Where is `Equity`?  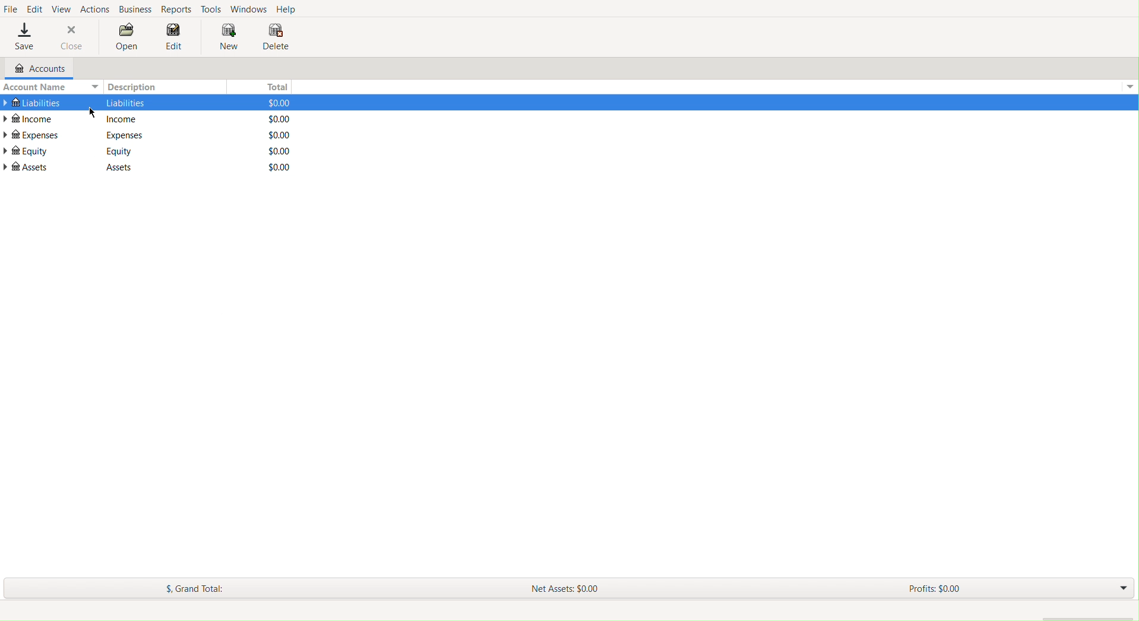
Equity is located at coordinates (120, 151).